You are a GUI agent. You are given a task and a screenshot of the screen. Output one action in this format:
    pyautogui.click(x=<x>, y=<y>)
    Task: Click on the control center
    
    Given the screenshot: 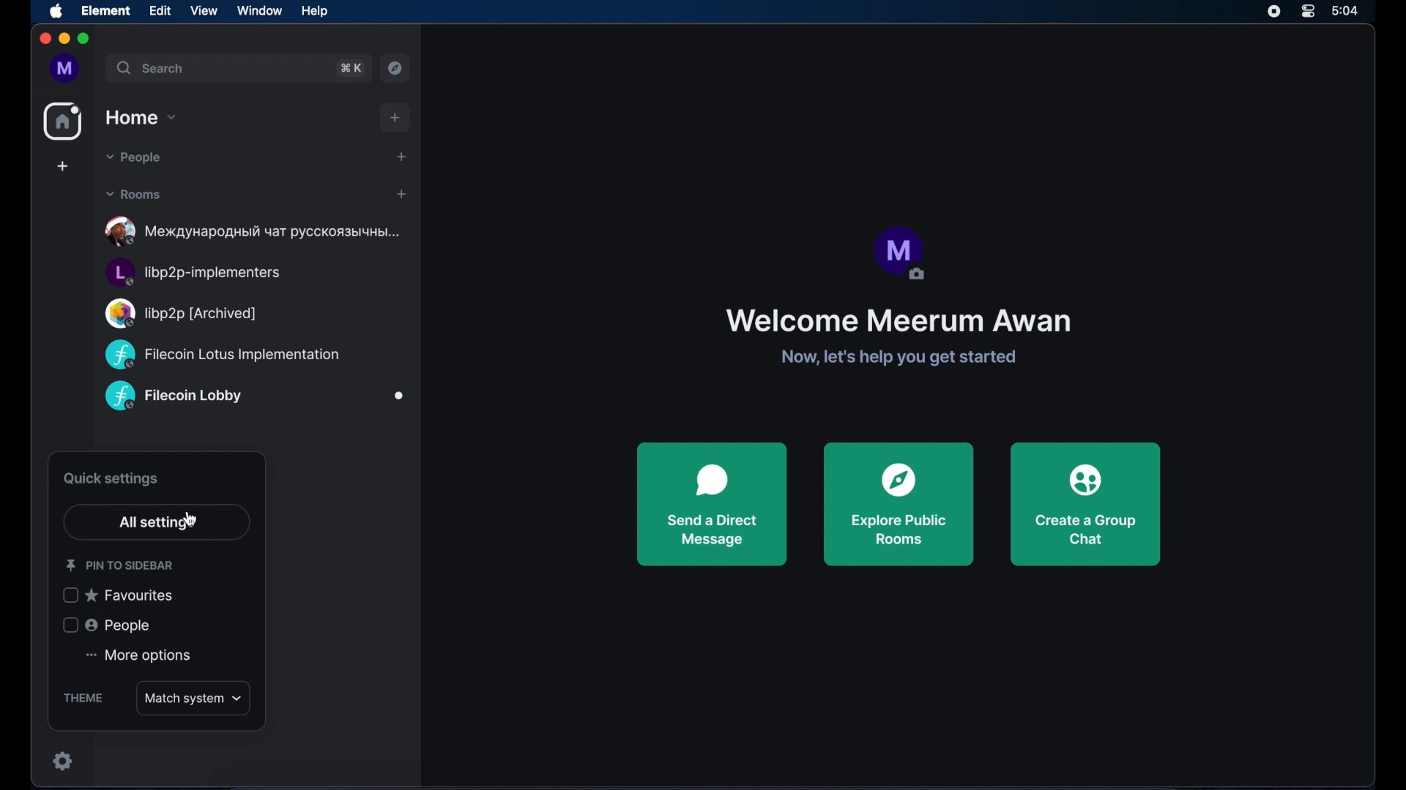 What is the action you would take?
    pyautogui.click(x=1309, y=12)
    